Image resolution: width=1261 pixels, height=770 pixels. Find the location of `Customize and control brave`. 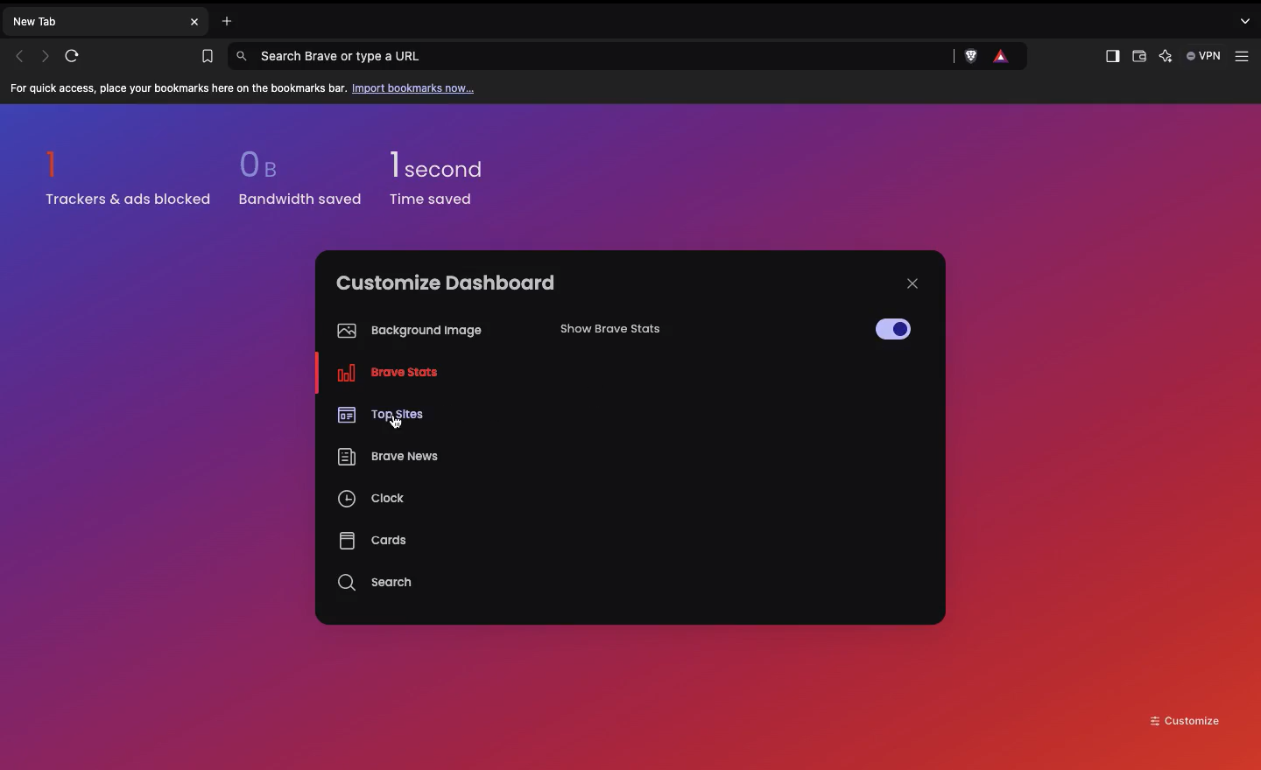

Customize and control brave is located at coordinates (1242, 53).